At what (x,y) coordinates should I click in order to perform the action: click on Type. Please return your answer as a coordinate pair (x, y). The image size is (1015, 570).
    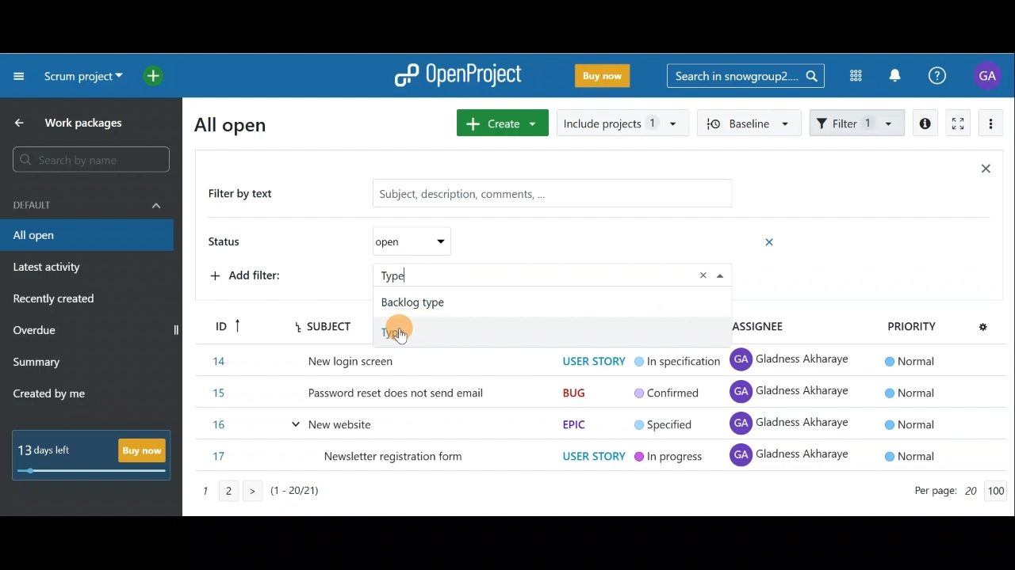
    Looking at the image, I should click on (395, 331).